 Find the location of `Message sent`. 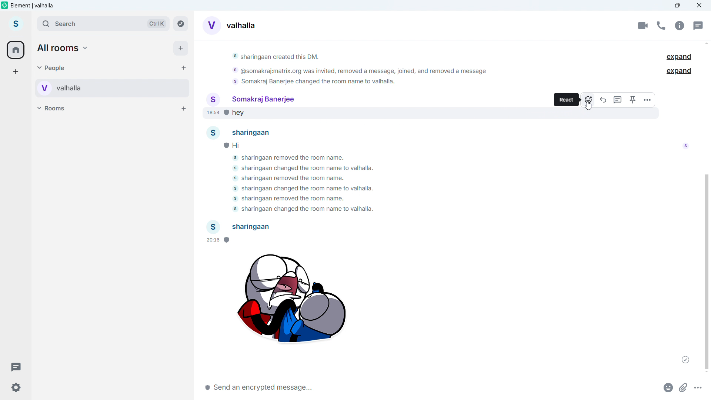

Message sent is located at coordinates (686, 360).